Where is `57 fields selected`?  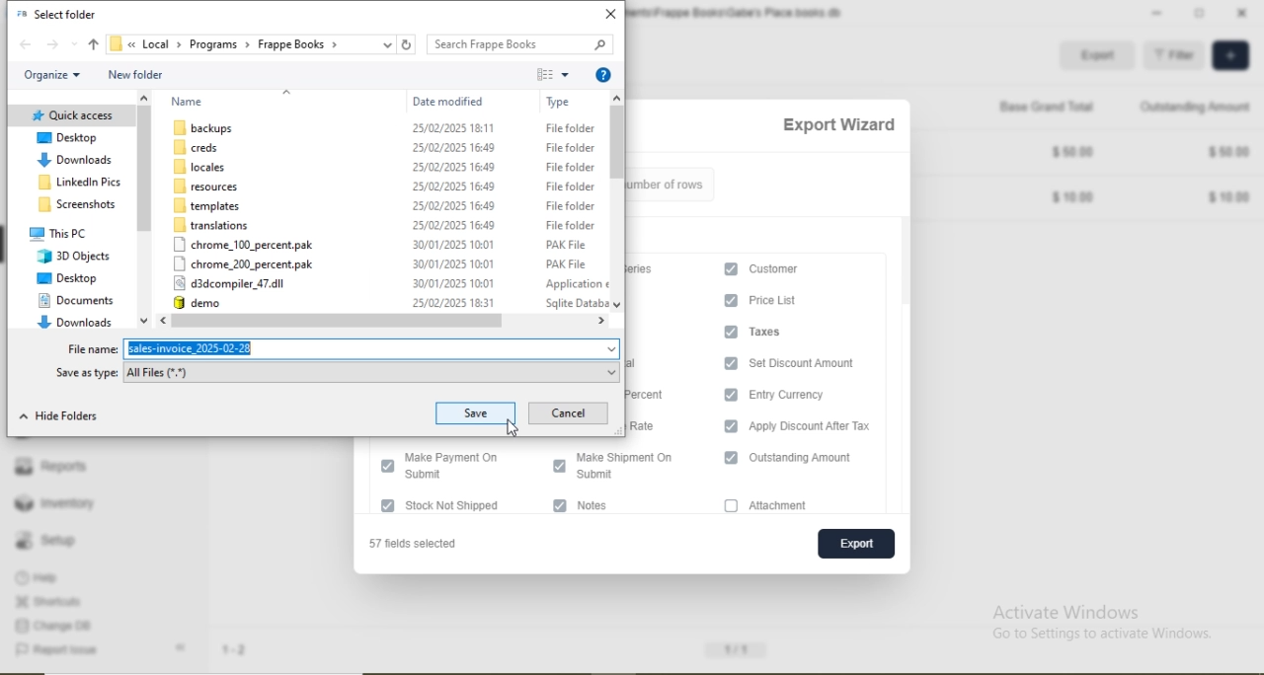
57 fields selected is located at coordinates (422, 545).